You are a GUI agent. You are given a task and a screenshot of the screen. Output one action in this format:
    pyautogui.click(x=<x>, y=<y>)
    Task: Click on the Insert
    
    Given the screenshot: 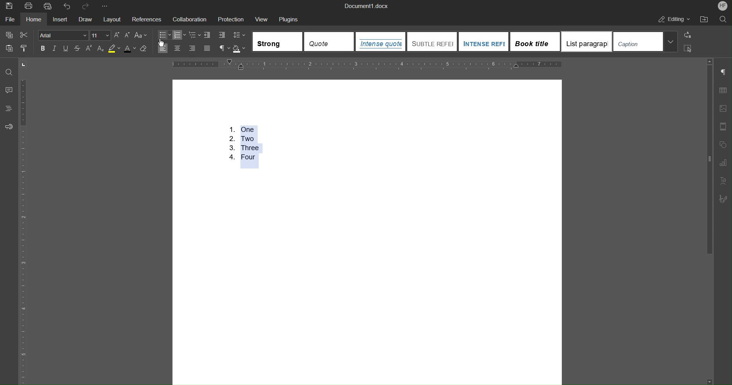 What is the action you would take?
    pyautogui.click(x=62, y=18)
    